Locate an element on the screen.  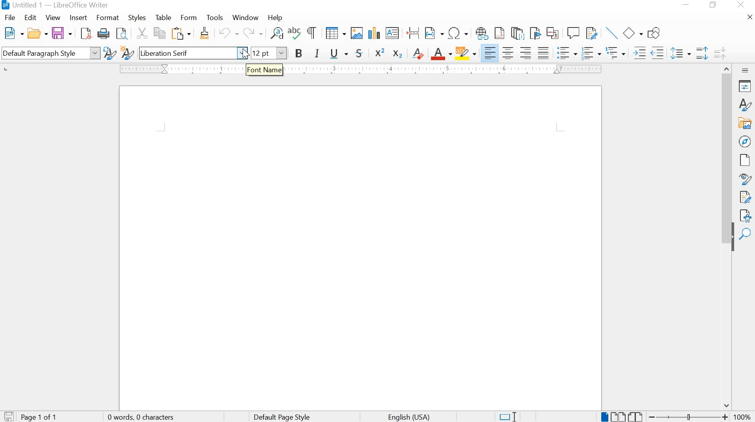
FORMAT is located at coordinates (108, 17).